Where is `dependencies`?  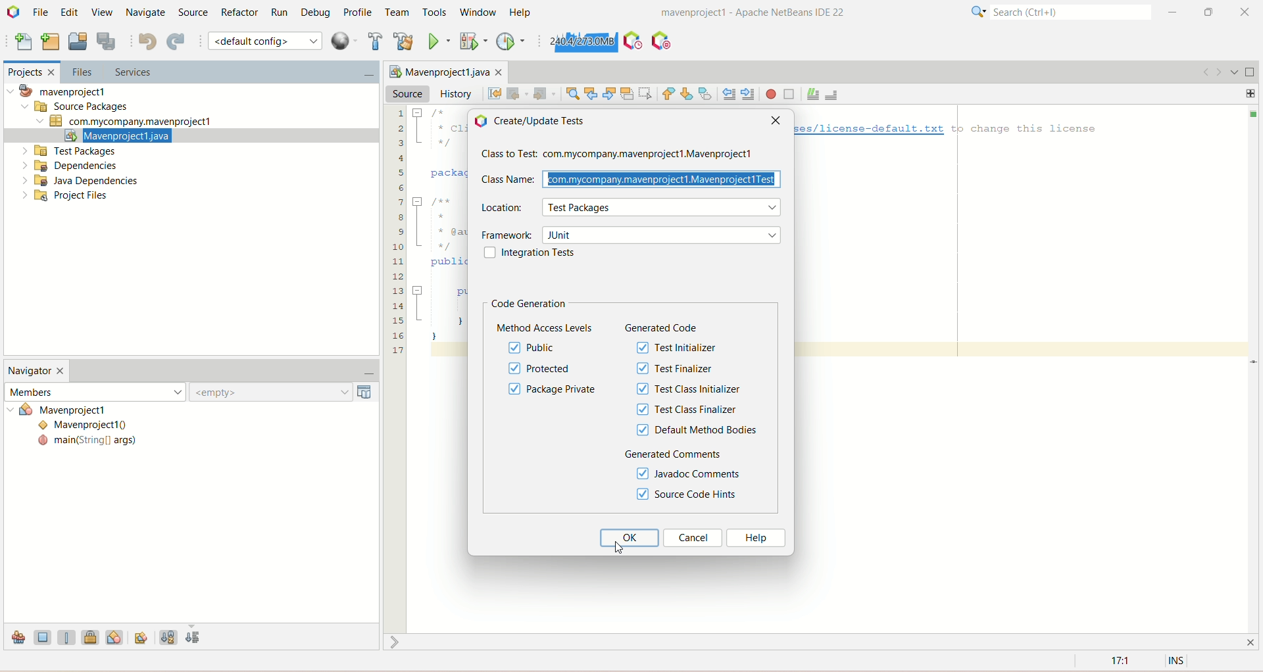 dependencies is located at coordinates (70, 166).